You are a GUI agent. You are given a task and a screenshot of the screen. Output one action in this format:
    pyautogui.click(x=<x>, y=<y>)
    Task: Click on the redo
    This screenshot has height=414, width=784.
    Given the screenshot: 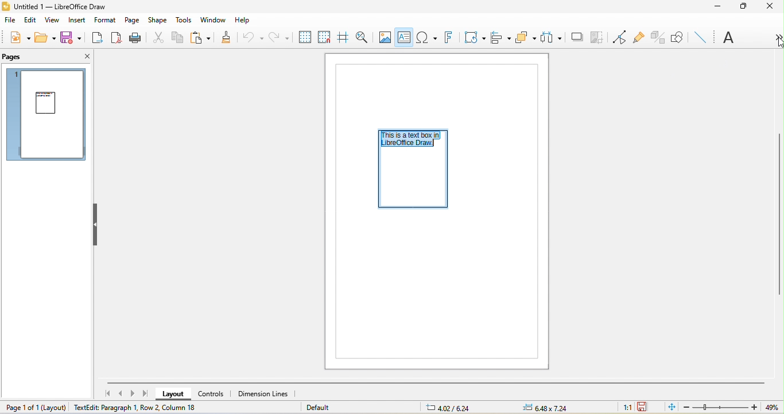 What is the action you would take?
    pyautogui.click(x=280, y=38)
    